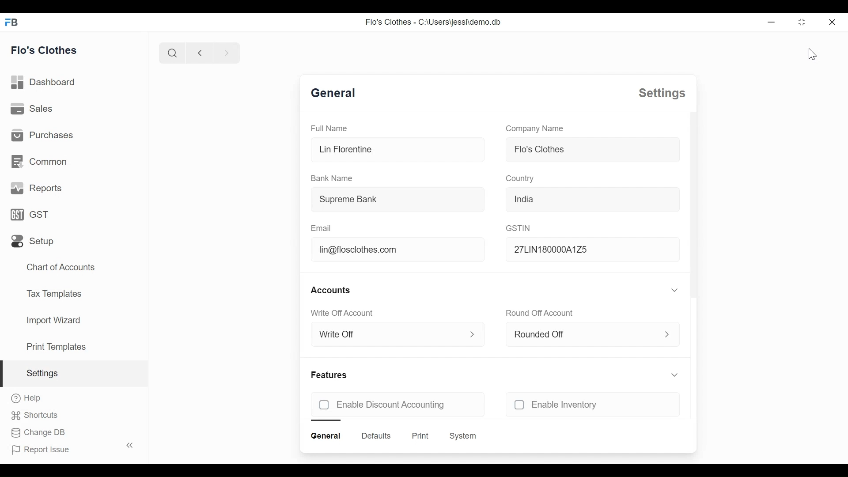 The width and height of the screenshot is (848, 477). I want to click on Write Off Account, so click(346, 311).